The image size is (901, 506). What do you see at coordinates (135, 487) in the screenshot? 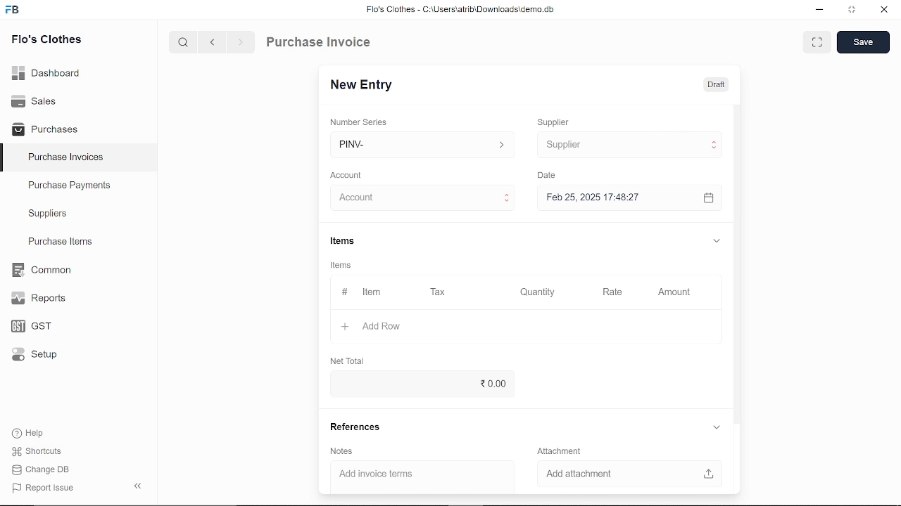
I see `hide` at bounding box center [135, 487].